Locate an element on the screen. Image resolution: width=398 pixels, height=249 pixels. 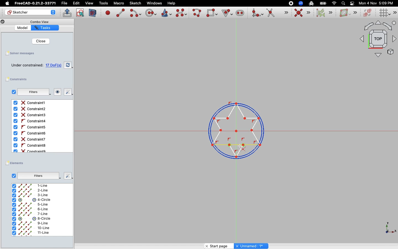
Create arc is located at coordinates (135, 13).